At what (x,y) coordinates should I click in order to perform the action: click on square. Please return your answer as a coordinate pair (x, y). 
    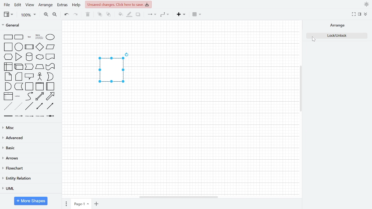
    Looking at the image, I should click on (8, 47).